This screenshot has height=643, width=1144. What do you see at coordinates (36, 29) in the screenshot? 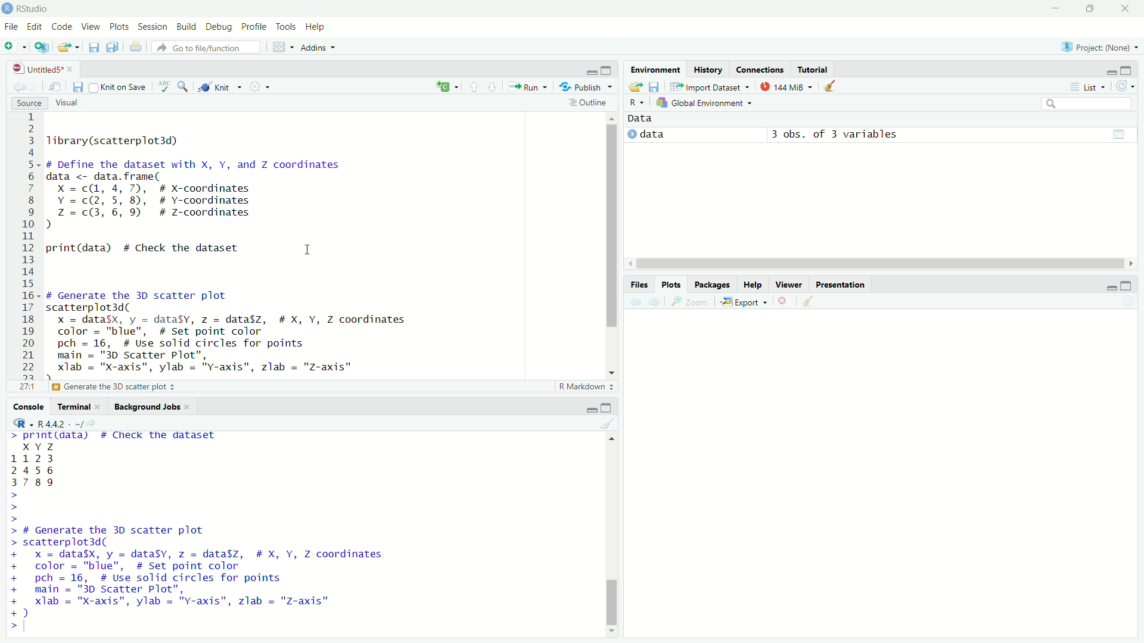
I see `Edit` at bounding box center [36, 29].